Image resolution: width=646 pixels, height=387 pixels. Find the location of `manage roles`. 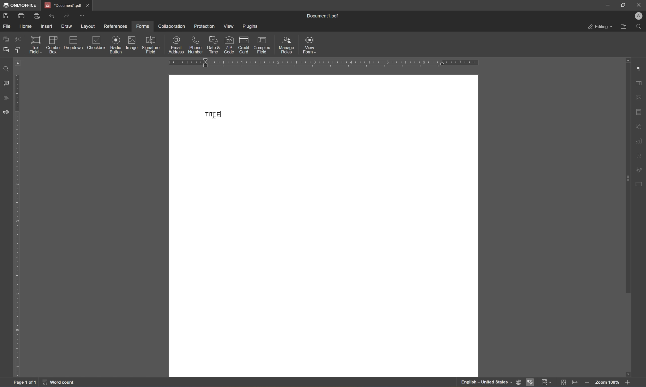

manage roles is located at coordinates (288, 46).